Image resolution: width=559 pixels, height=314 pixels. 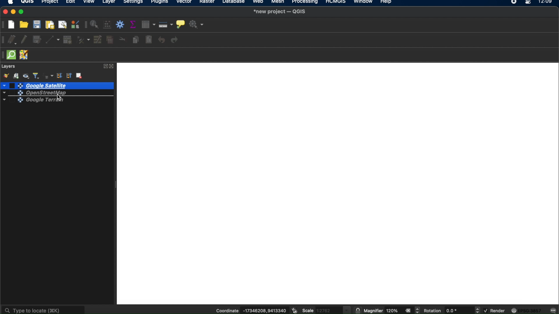 What do you see at coordinates (70, 3) in the screenshot?
I see `edit` at bounding box center [70, 3].